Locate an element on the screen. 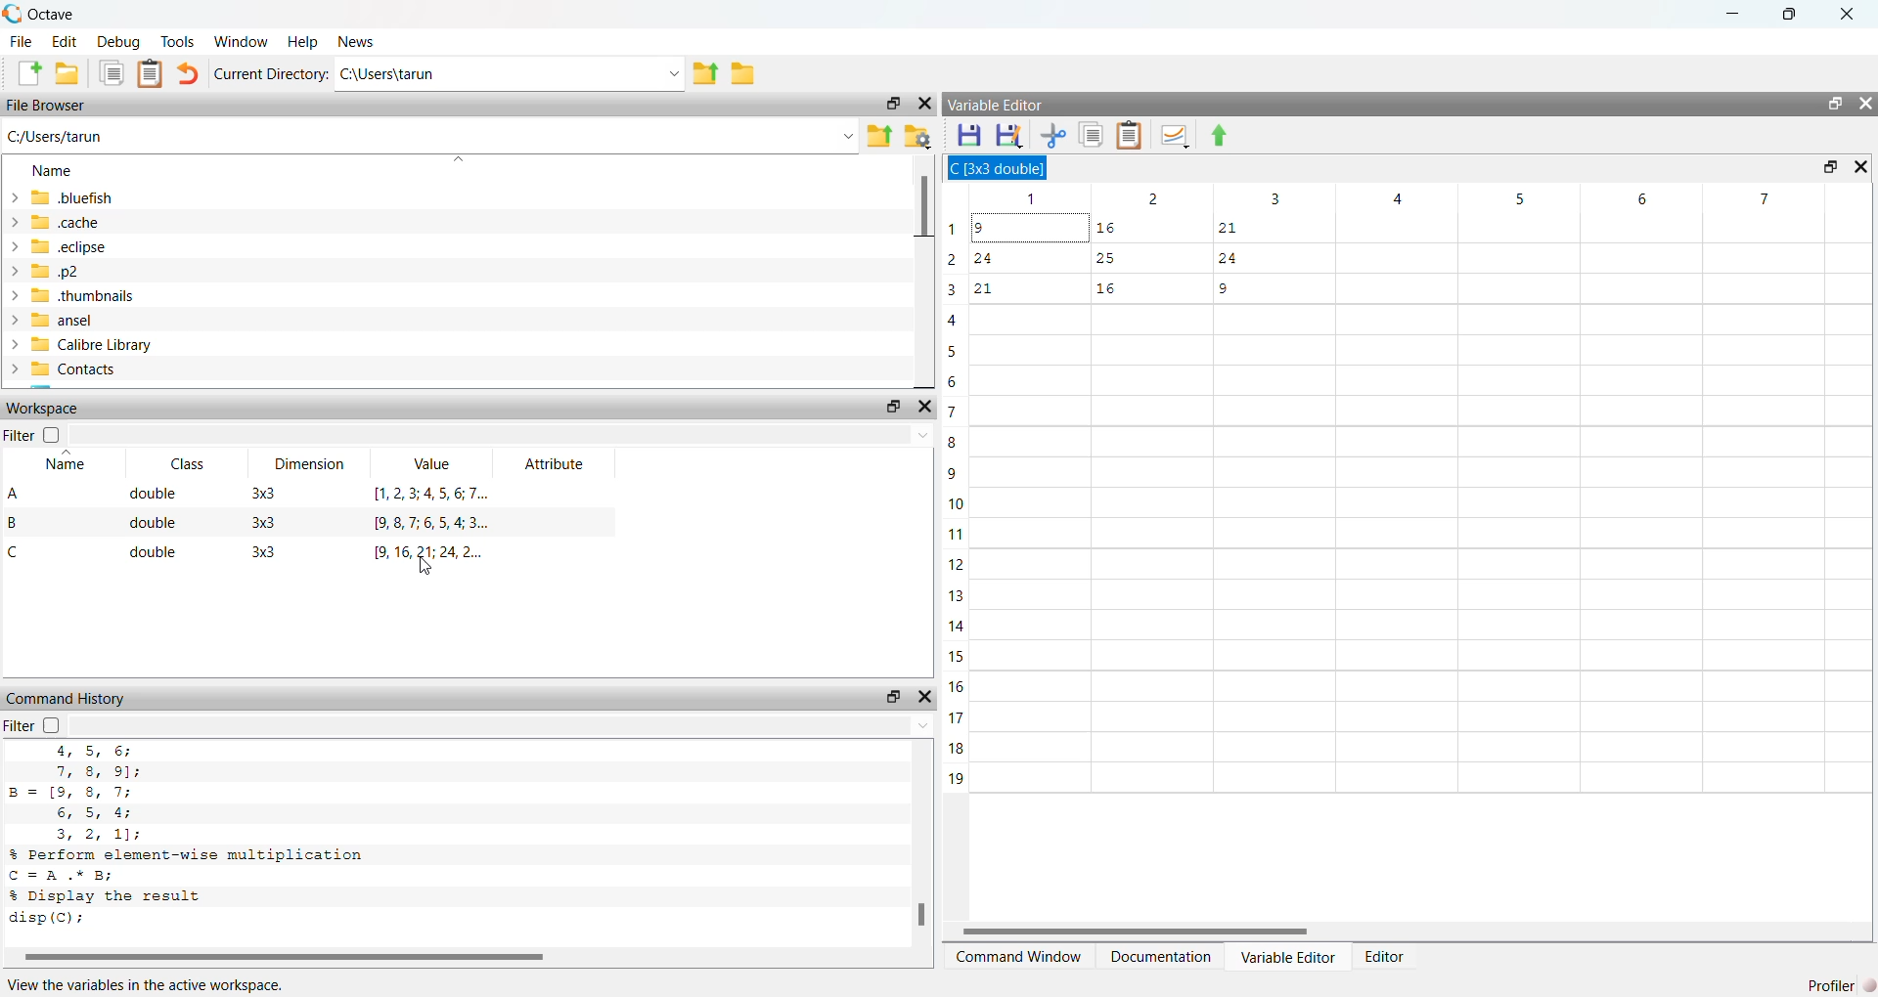 This screenshot has width=1878, height=997. Dropdown is located at coordinates (502, 725).